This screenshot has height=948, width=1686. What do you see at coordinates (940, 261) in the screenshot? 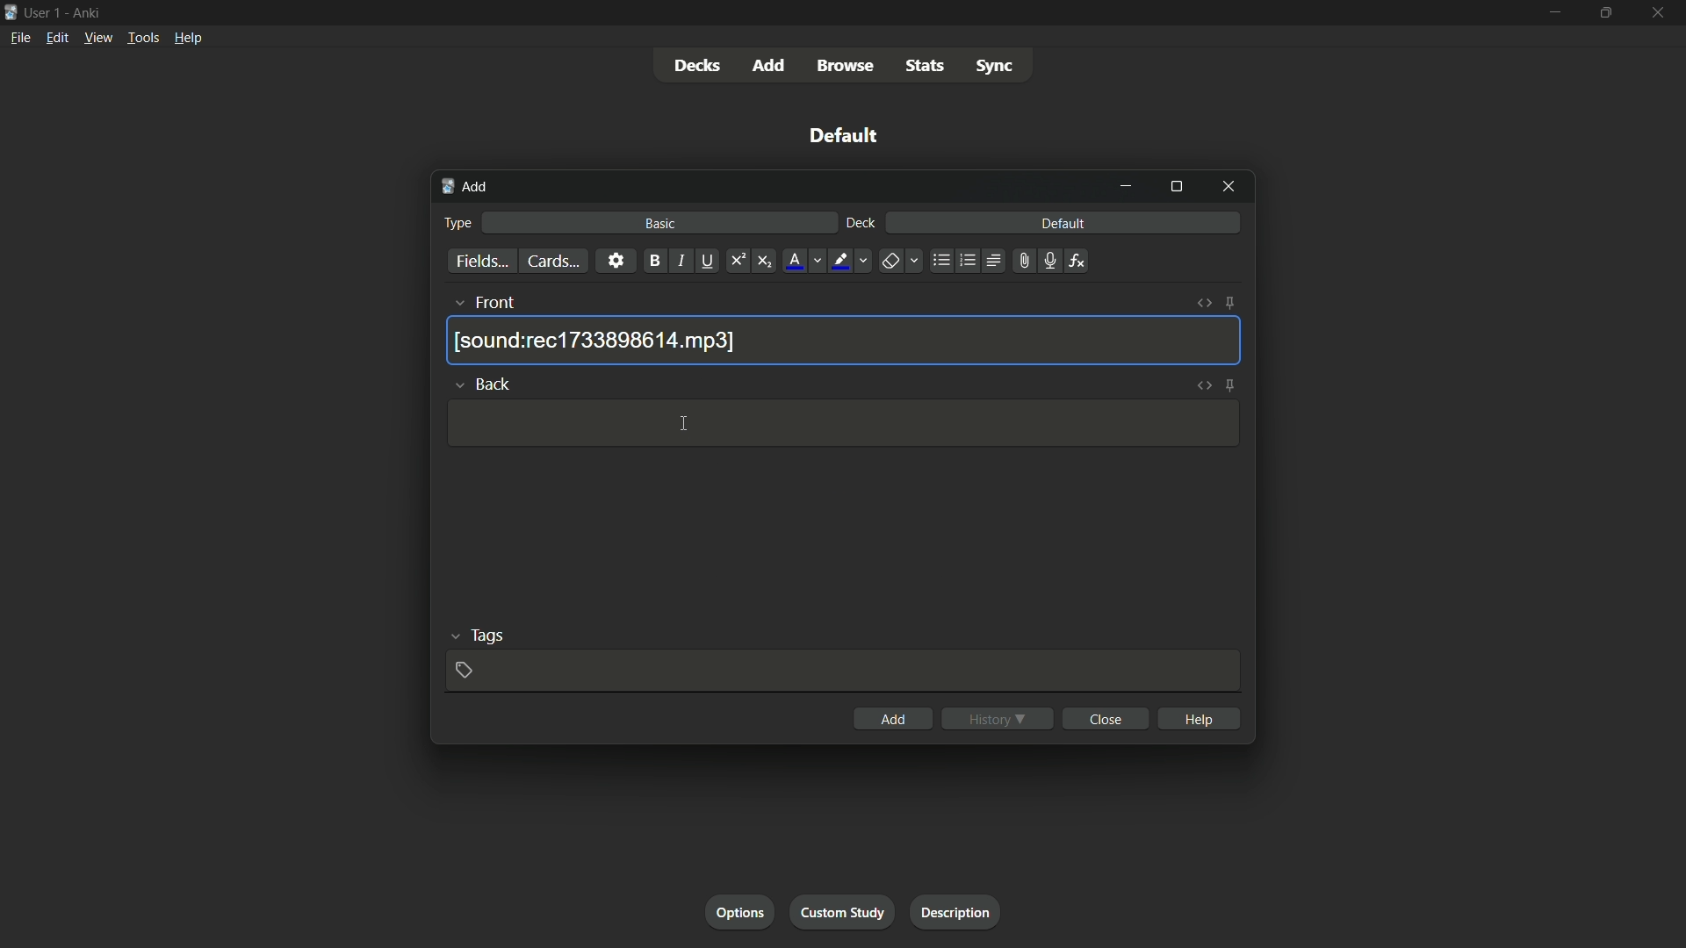
I see `unordered list` at bounding box center [940, 261].